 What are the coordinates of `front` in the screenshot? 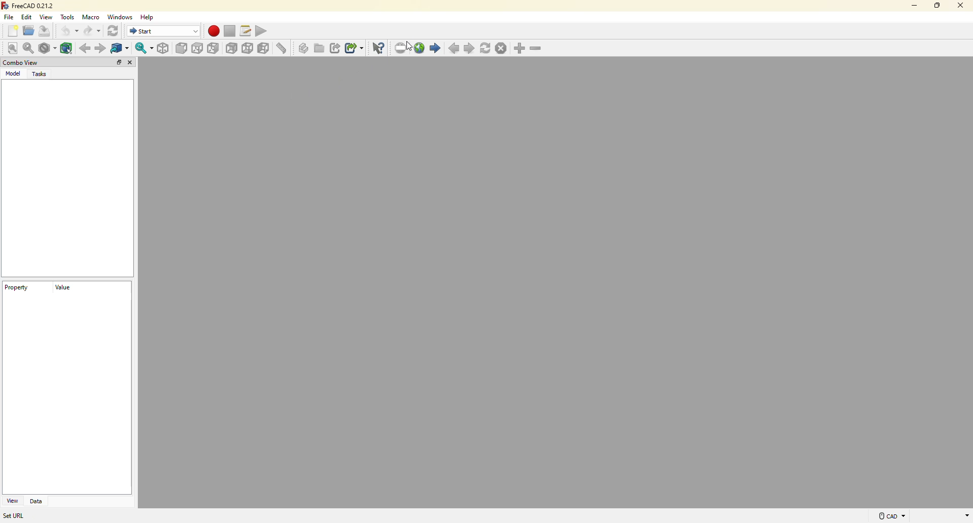 It's located at (182, 49).